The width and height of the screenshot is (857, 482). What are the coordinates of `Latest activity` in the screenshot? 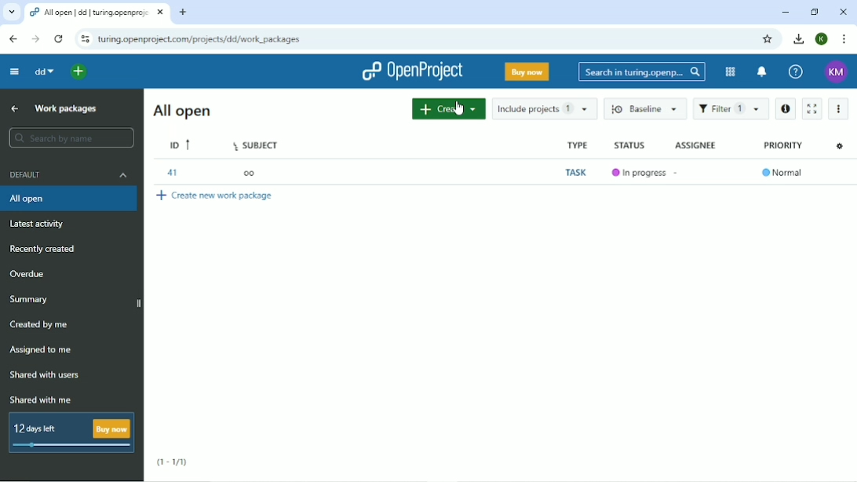 It's located at (42, 226).